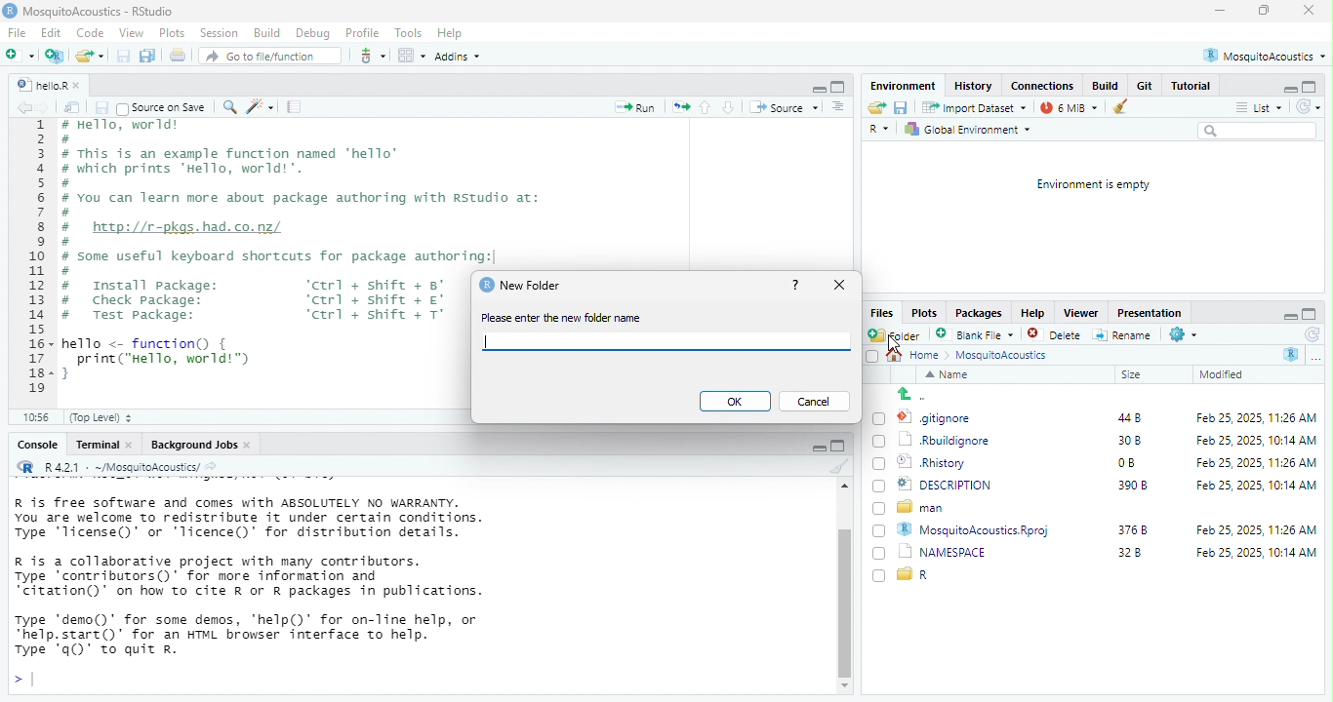 This screenshot has width=1333, height=702. I want to click on Help, so click(451, 34).